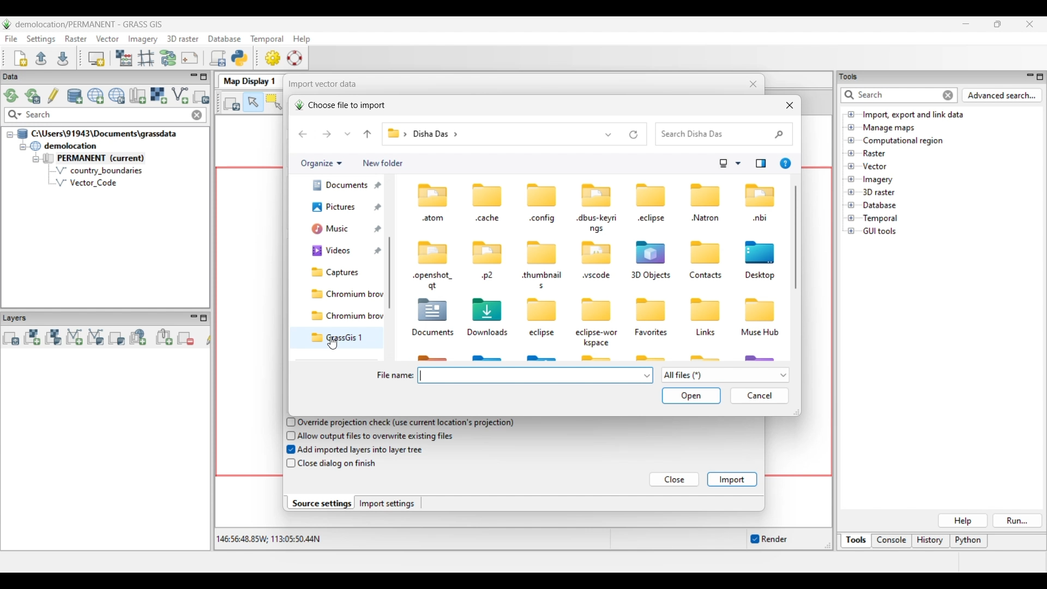 This screenshot has height=589, width=1047. What do you see at coordinates (164, 337) in the screenshot?
I see `Add group` at bounding box center [164, 337].